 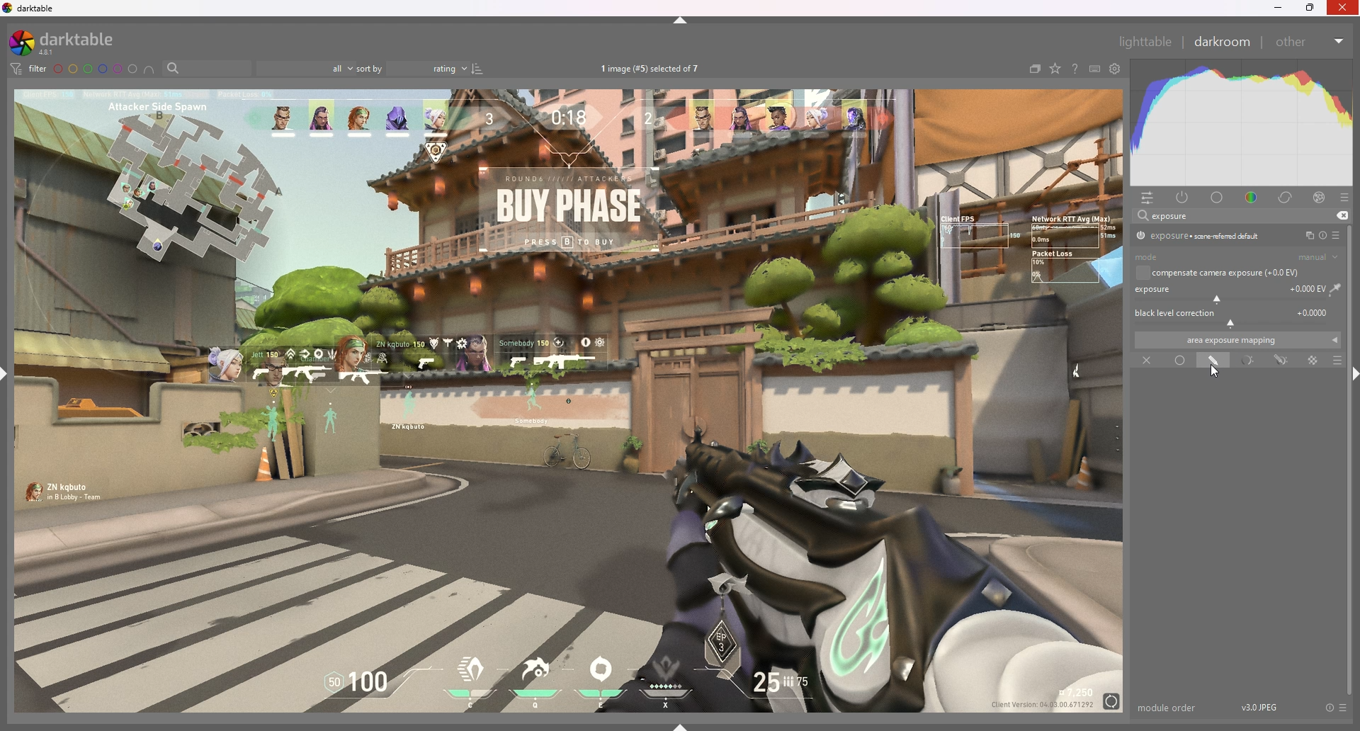 I want to click on presets, so click(x=1344, y=708).